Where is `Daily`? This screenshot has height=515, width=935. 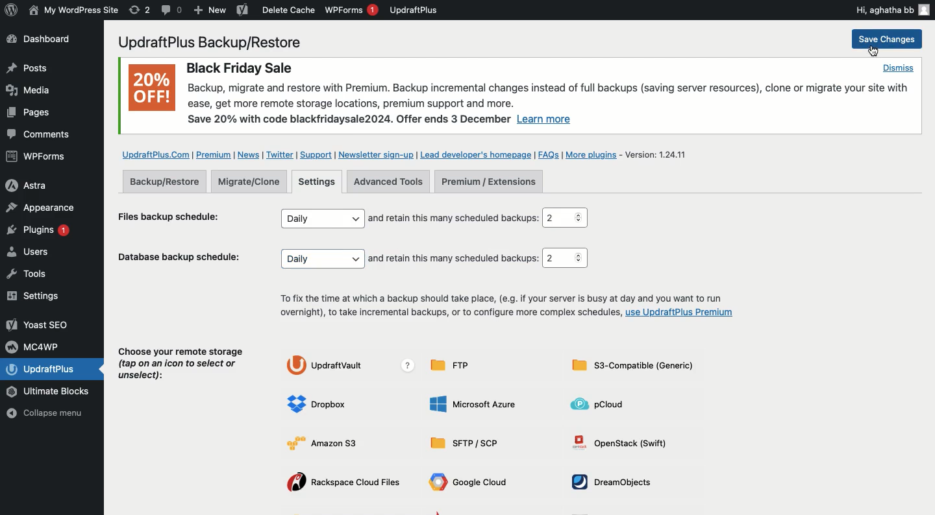
Daily is located at coordinates (323, 259).